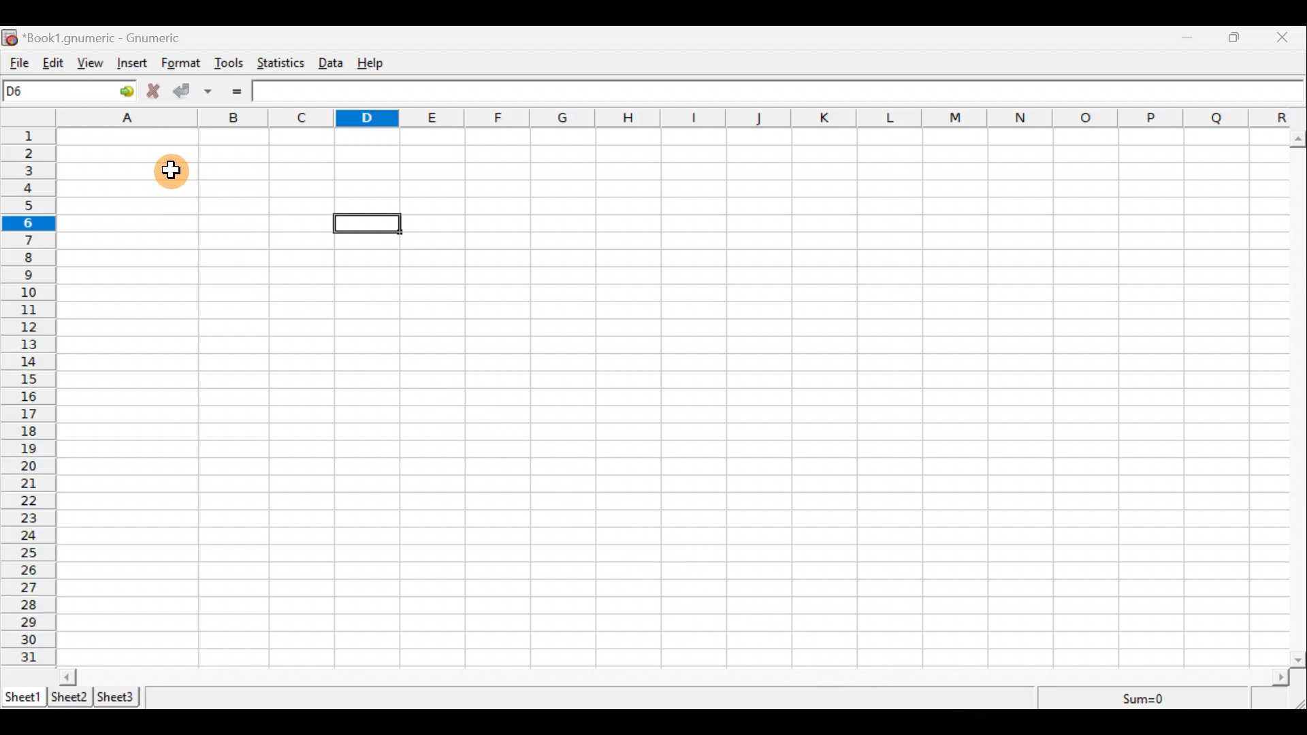 The width and height of the screenshot is (1307, 735). Describe the element at coordinates (1145, 700) in the screenshot. I see `Sum=0` at that location.